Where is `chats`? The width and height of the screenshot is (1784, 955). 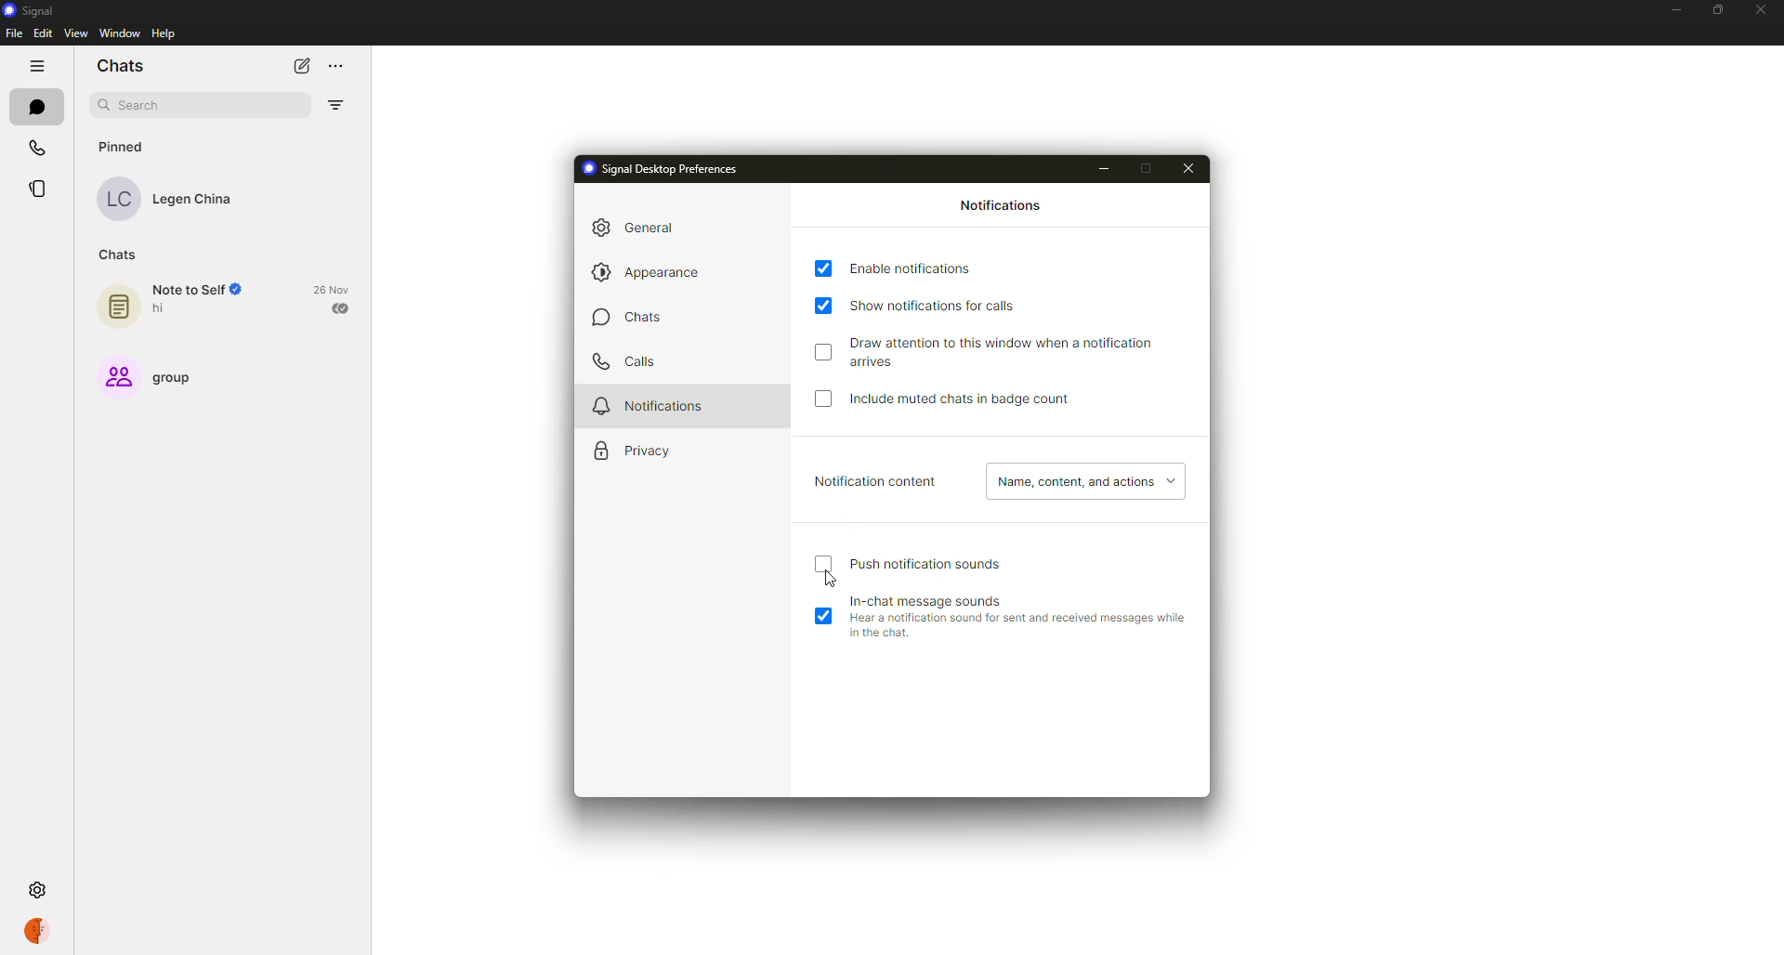
chats is located at coordinates (125, 65).